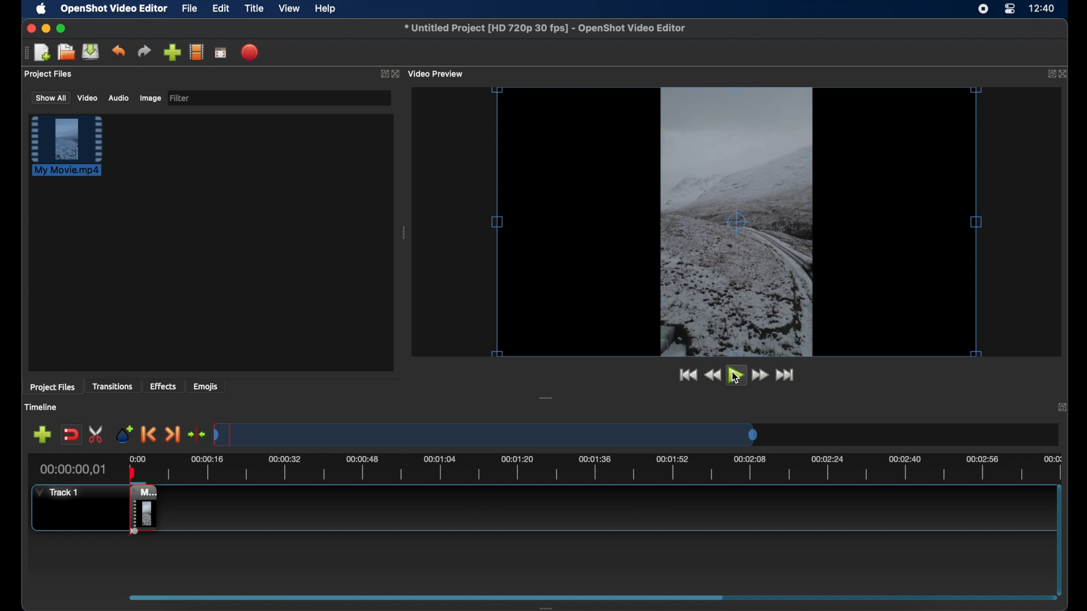  I want to click on fast forward, so click(760, 375).